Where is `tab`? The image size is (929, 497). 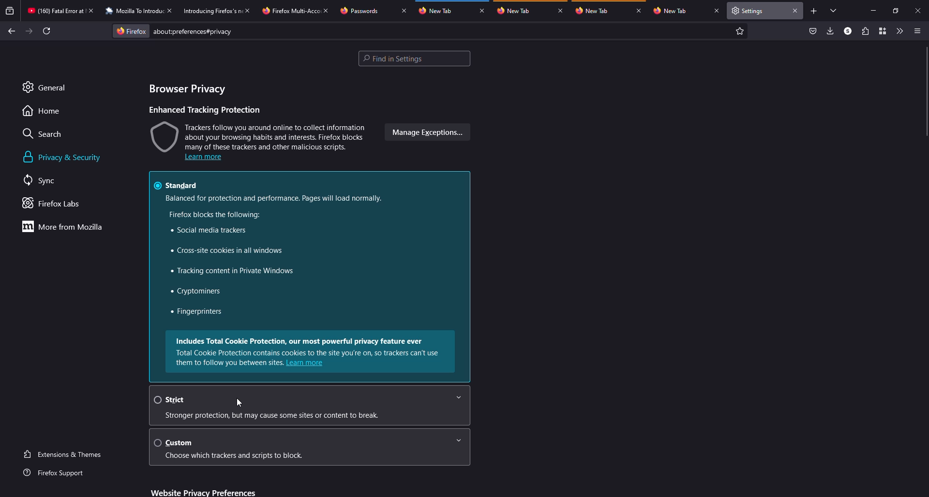
tab is located at coordinates (671, 11).